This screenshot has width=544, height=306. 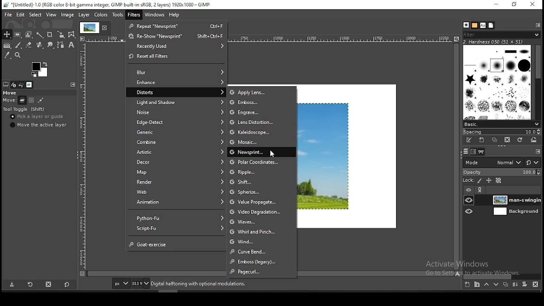 What do you see at coordinates (176, 192) in the screenshot?
I see `web` at bounding box center [176, 192].